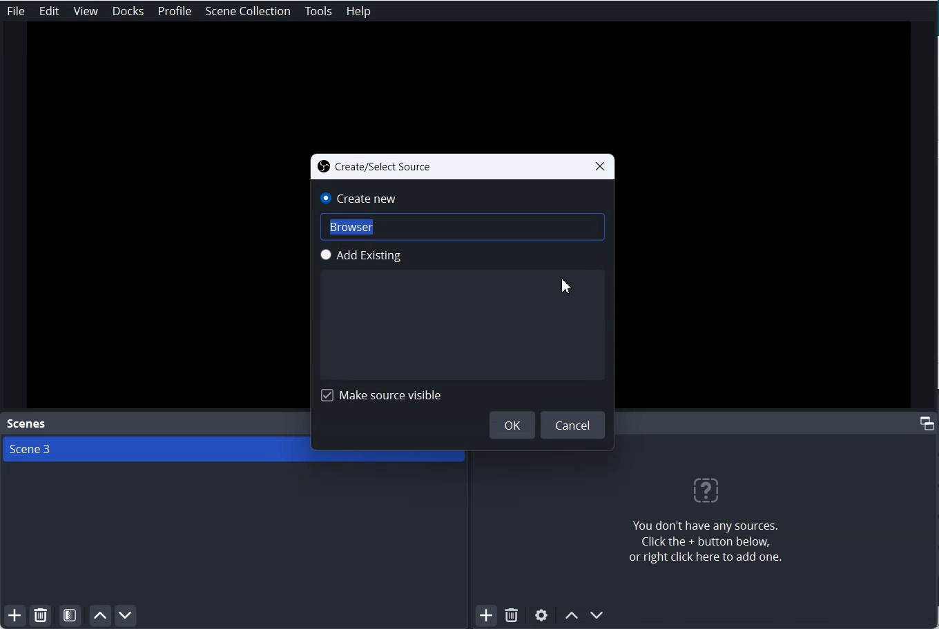  What do you see at coordinates (597, 615) in the screenshot?
I see `Move Source Down` at bounding box center [597, 615].